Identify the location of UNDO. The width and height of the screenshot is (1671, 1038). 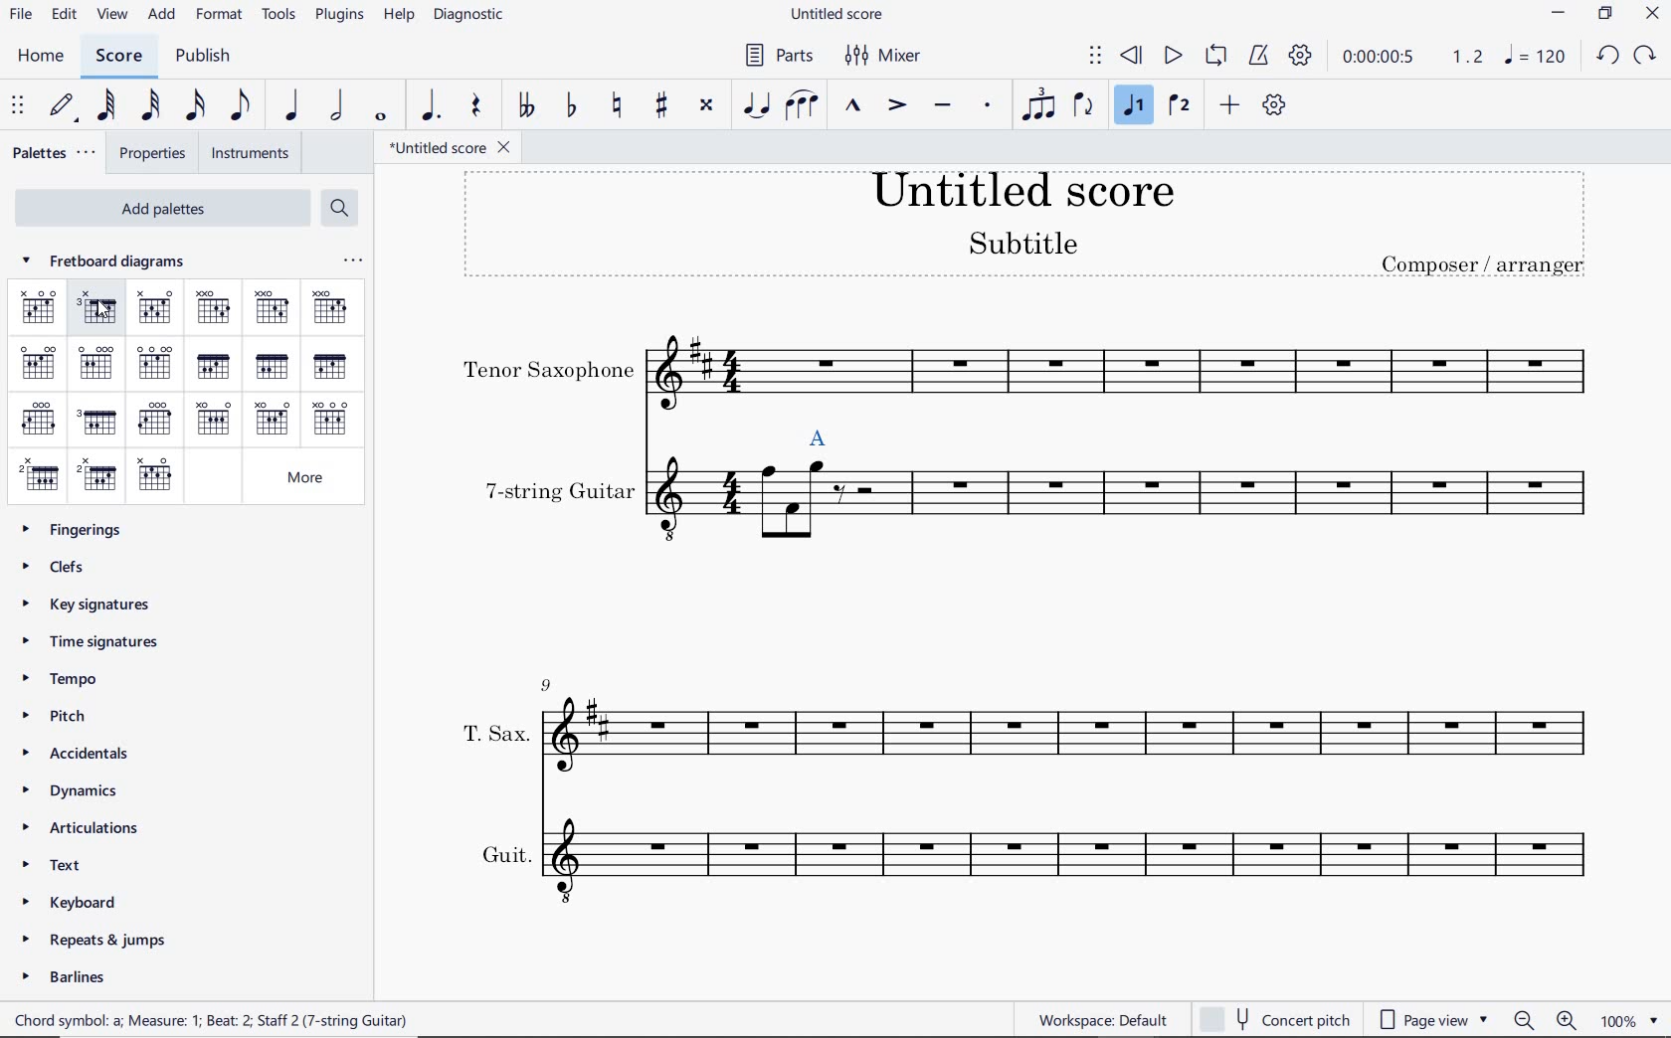
(1605, 56).